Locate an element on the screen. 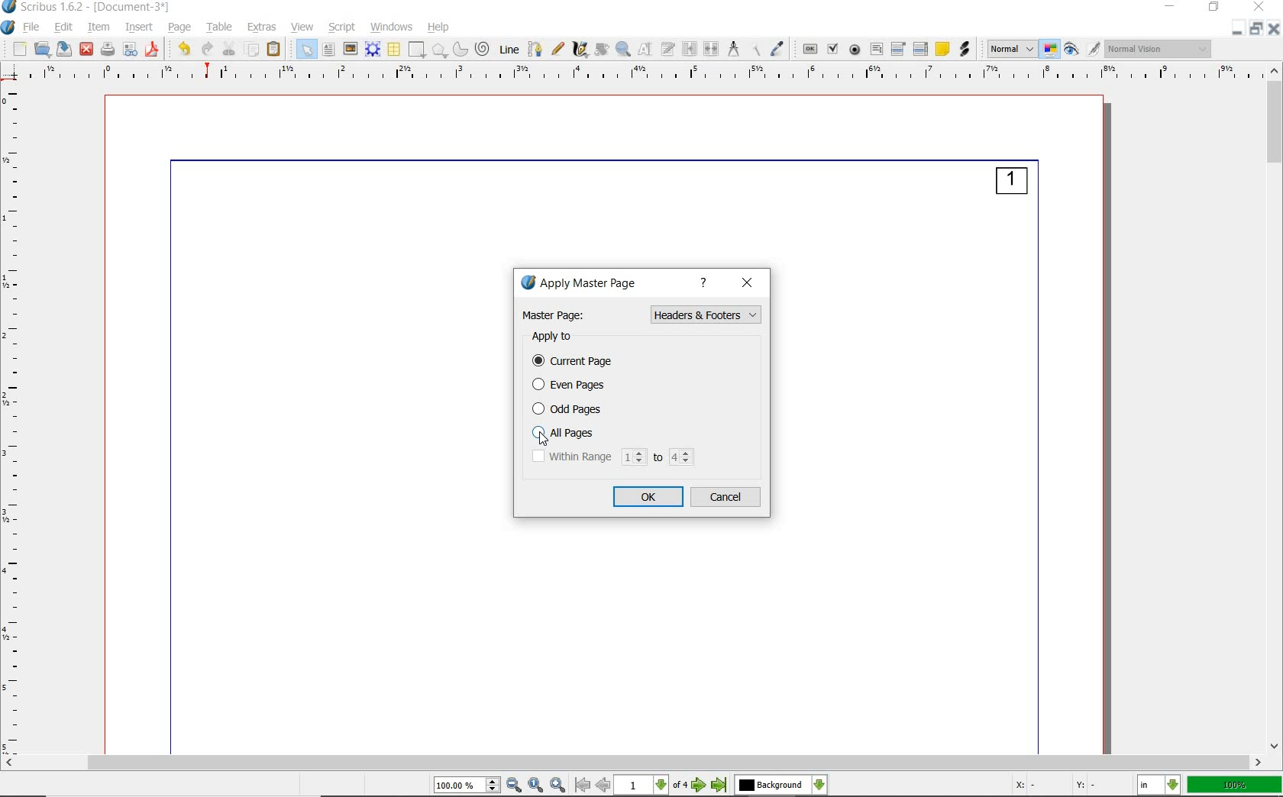  ruler is located at coordinates (18, 420).